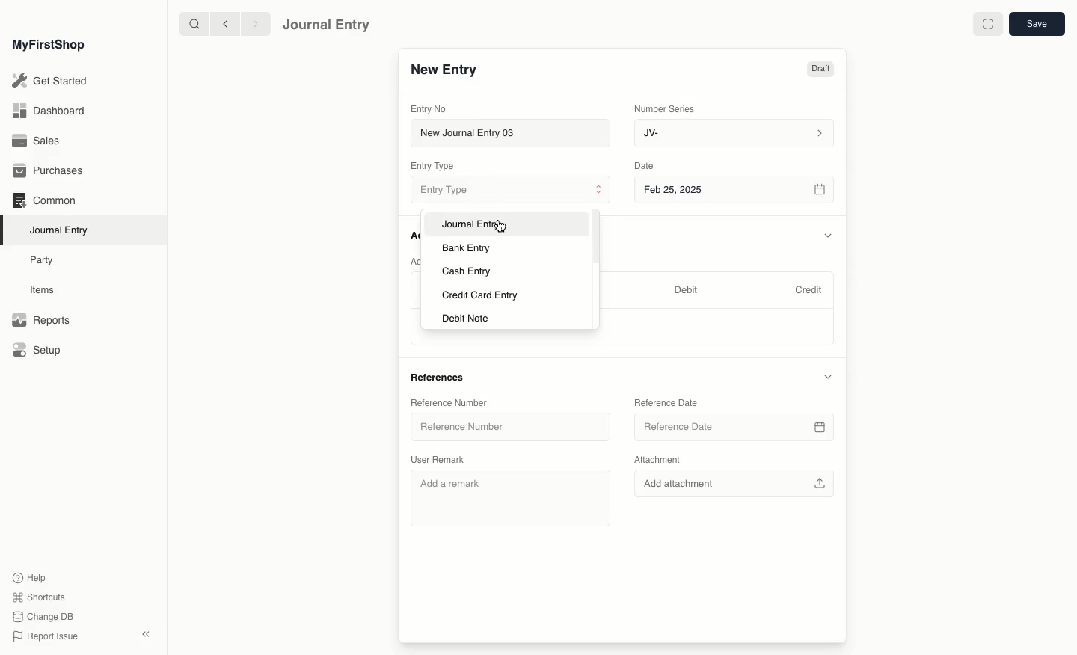  I want to click on Entry No, so click(429, 108).